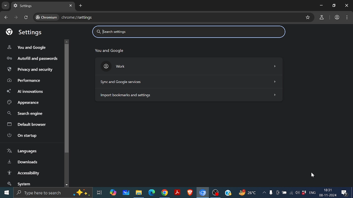 This screenshot has width=353, height=198. Describe the element at coordinates (25, 103) in the screenshot. I see `Appearence` at that location.